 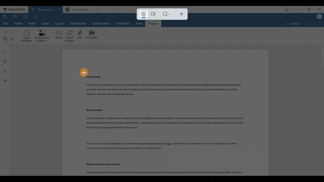 I want to click on Comment, so click(x=5, y=61).